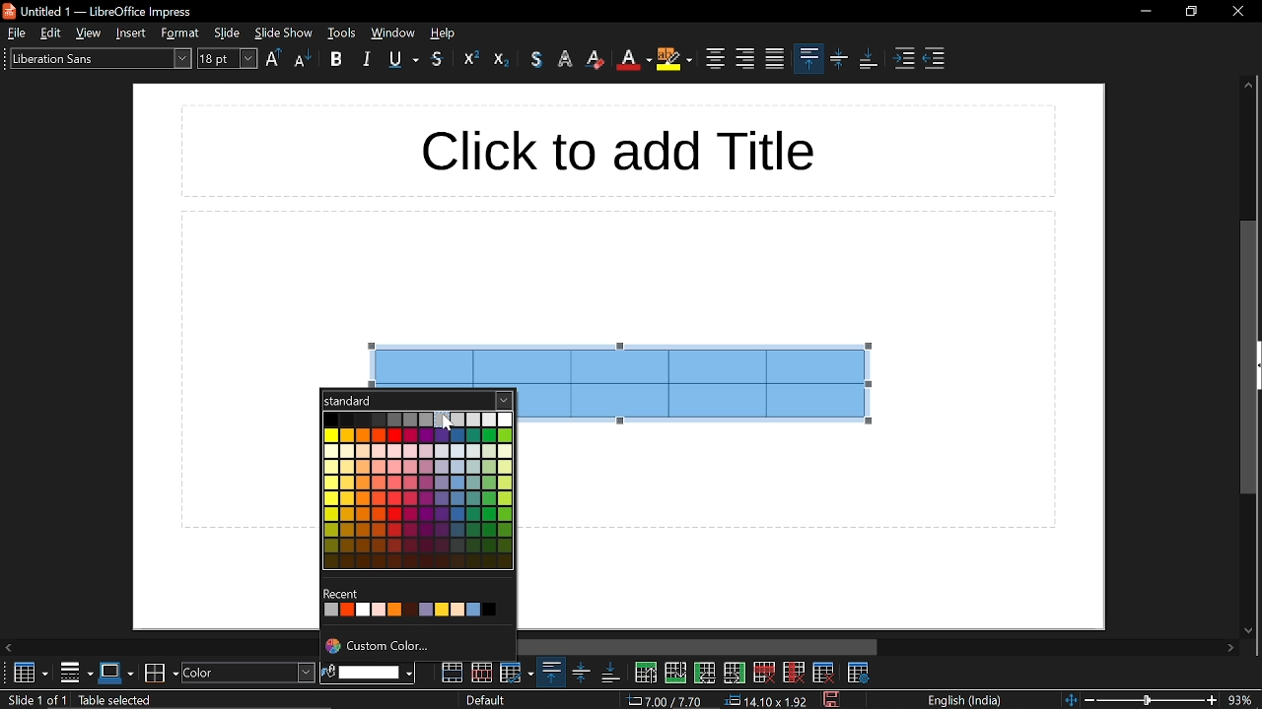  I want to click on help, so click(445, 33).